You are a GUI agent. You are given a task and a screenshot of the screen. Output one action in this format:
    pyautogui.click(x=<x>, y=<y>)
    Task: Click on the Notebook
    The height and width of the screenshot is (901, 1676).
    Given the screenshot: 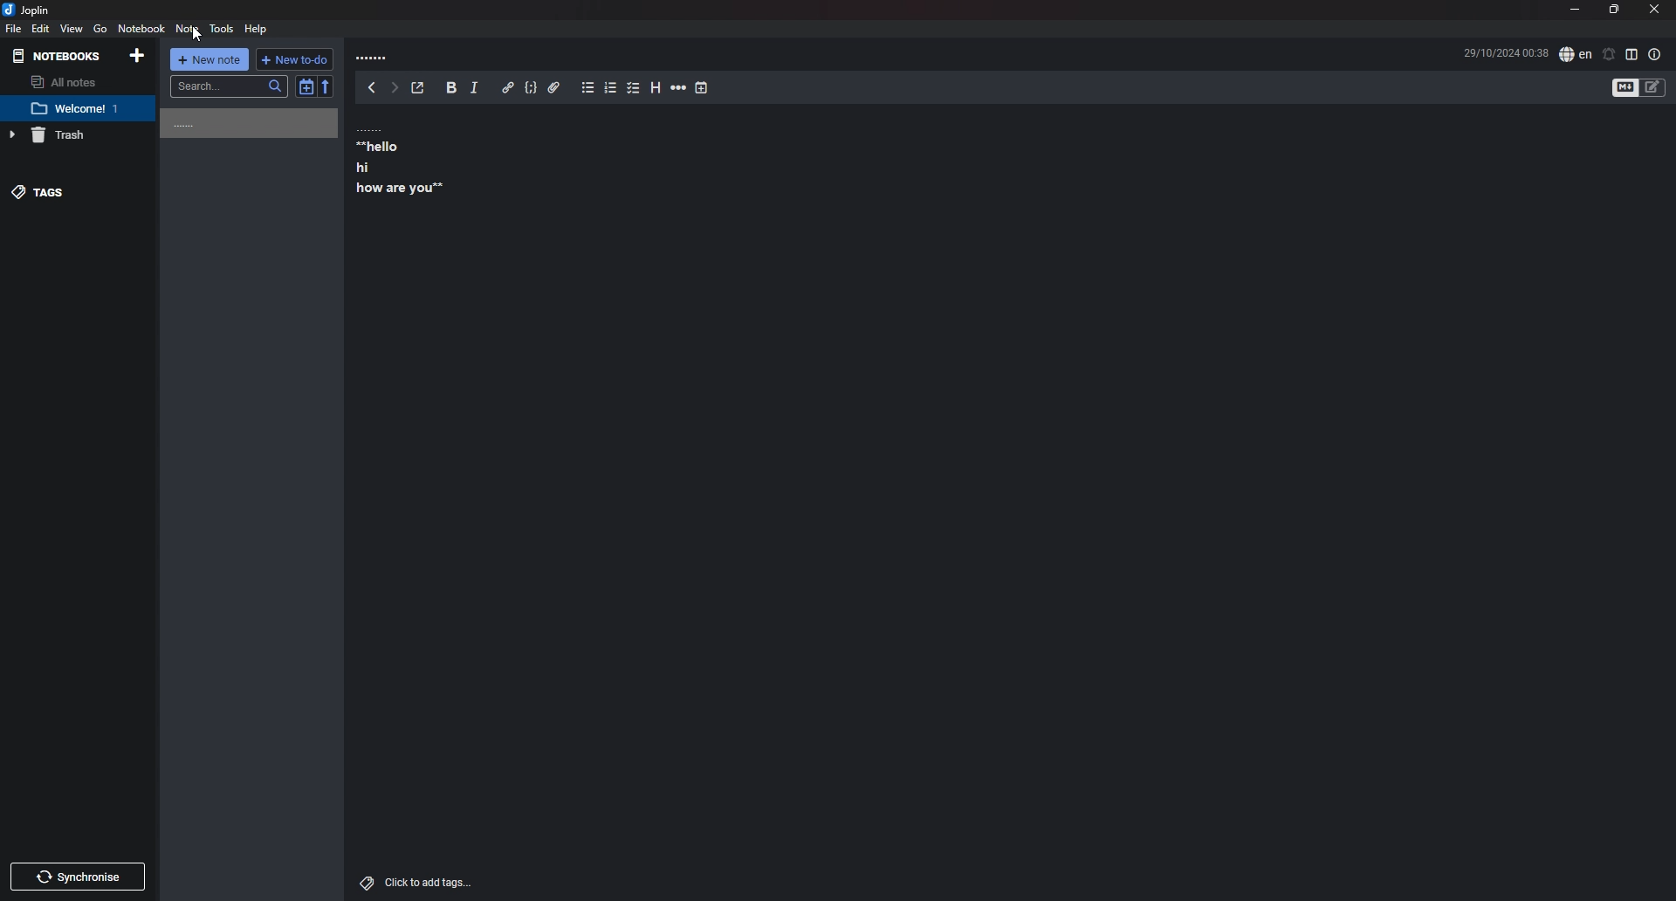 What is the action you would take?
    pyautogui.click(x=141, y=29)
    